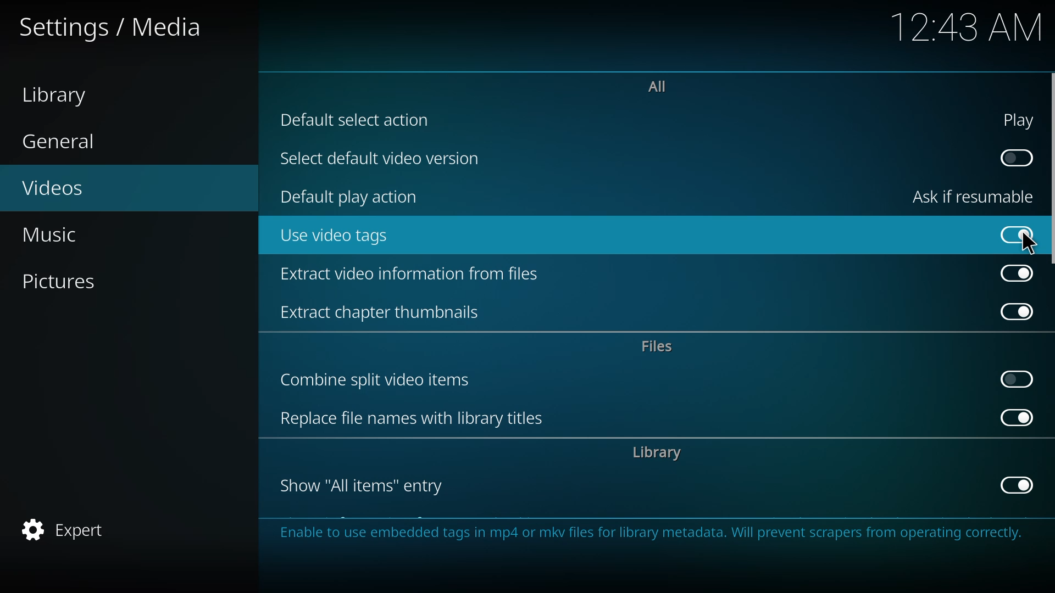 The image size is (1055, 593). Describe the element at coordinates (70, 529) in the screenshot. I see `expert` at that location.